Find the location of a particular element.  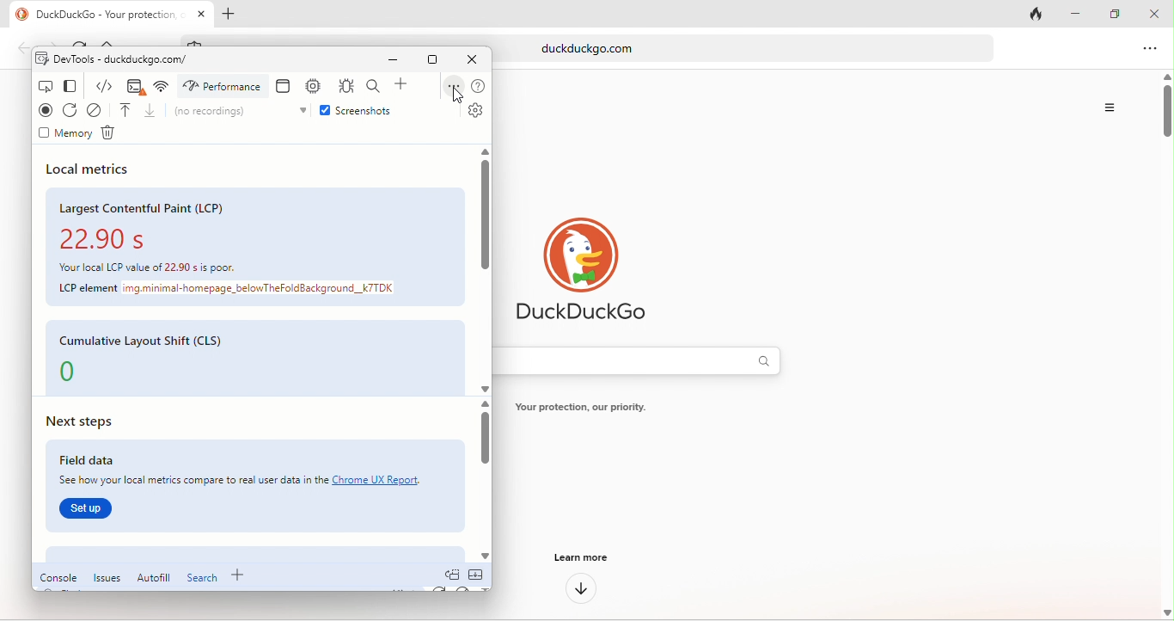

refresh is located at coordinates (72, 111).